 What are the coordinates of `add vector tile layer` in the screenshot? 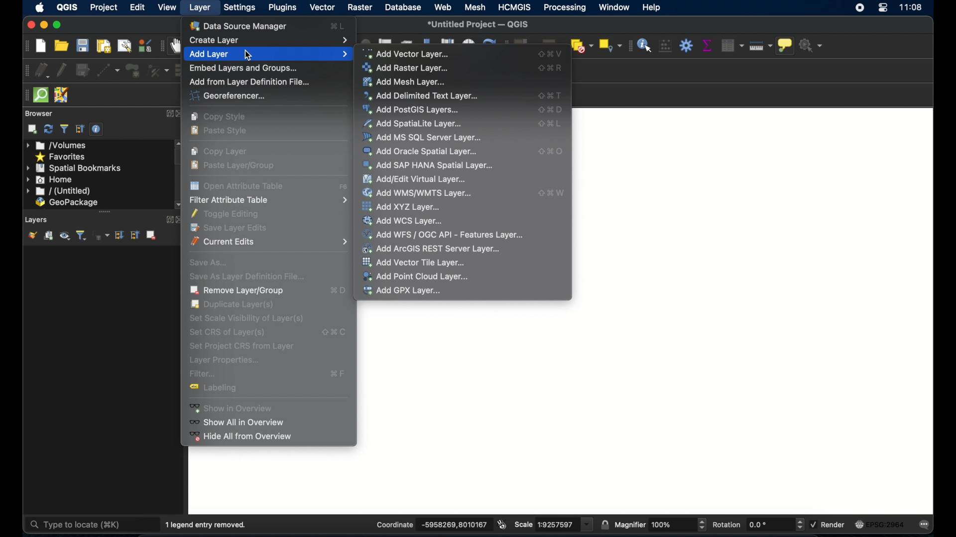 It's located at (416, 263).